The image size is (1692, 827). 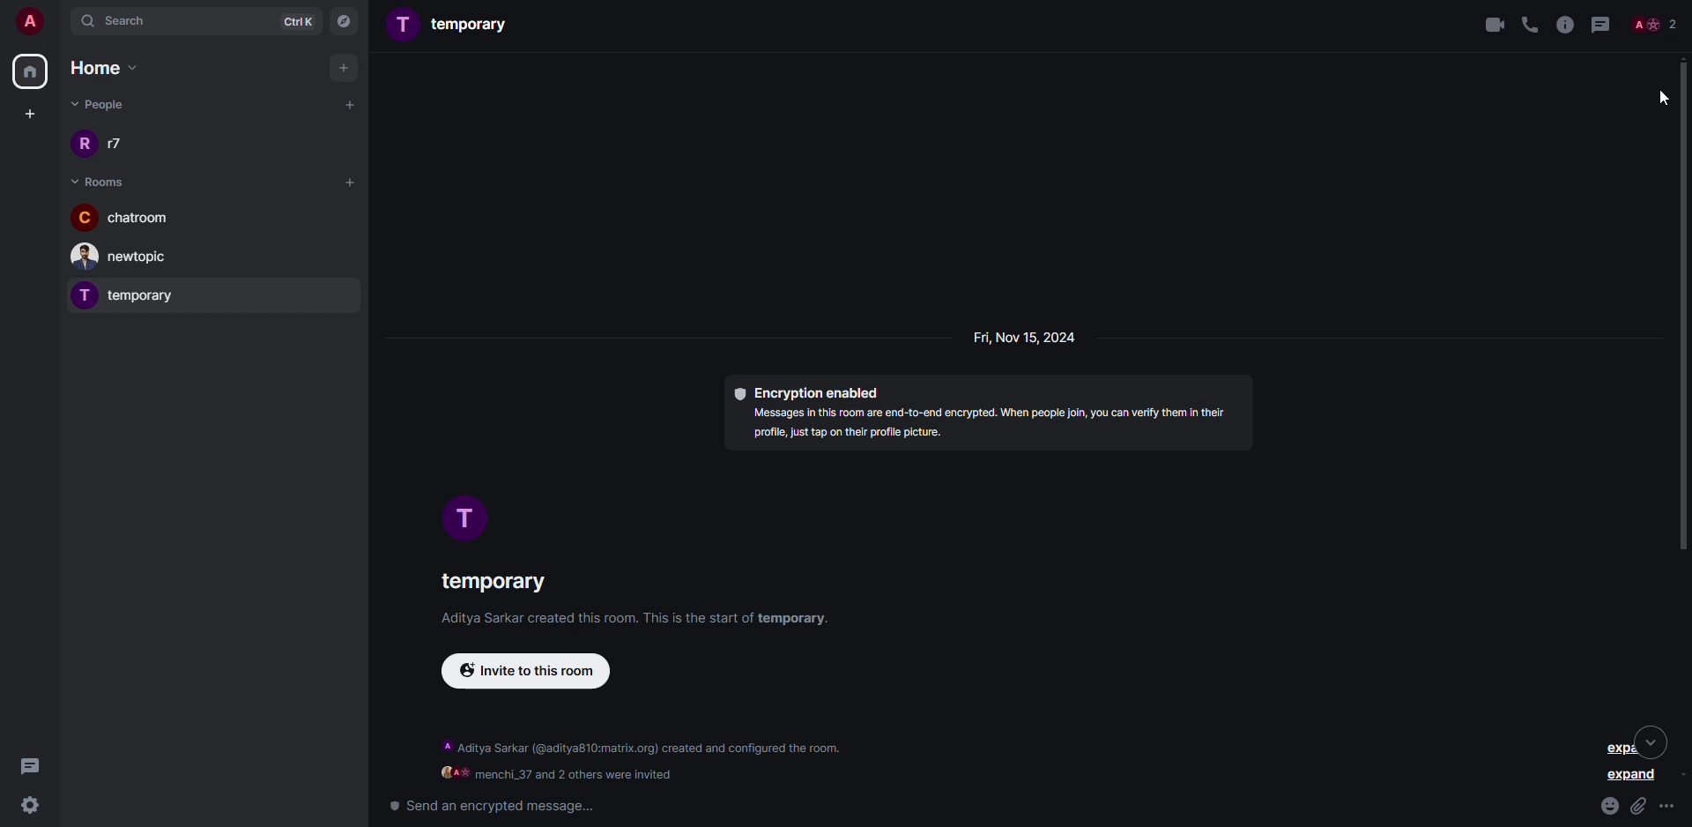 What do you see at coordinates (490, 806) in the screenshot?
I see `send an encrypted message` at bounding box center [490, 806].